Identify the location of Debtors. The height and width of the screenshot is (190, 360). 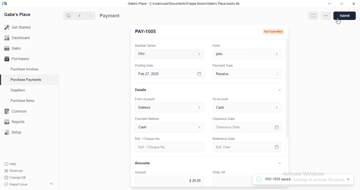
(170, 107).